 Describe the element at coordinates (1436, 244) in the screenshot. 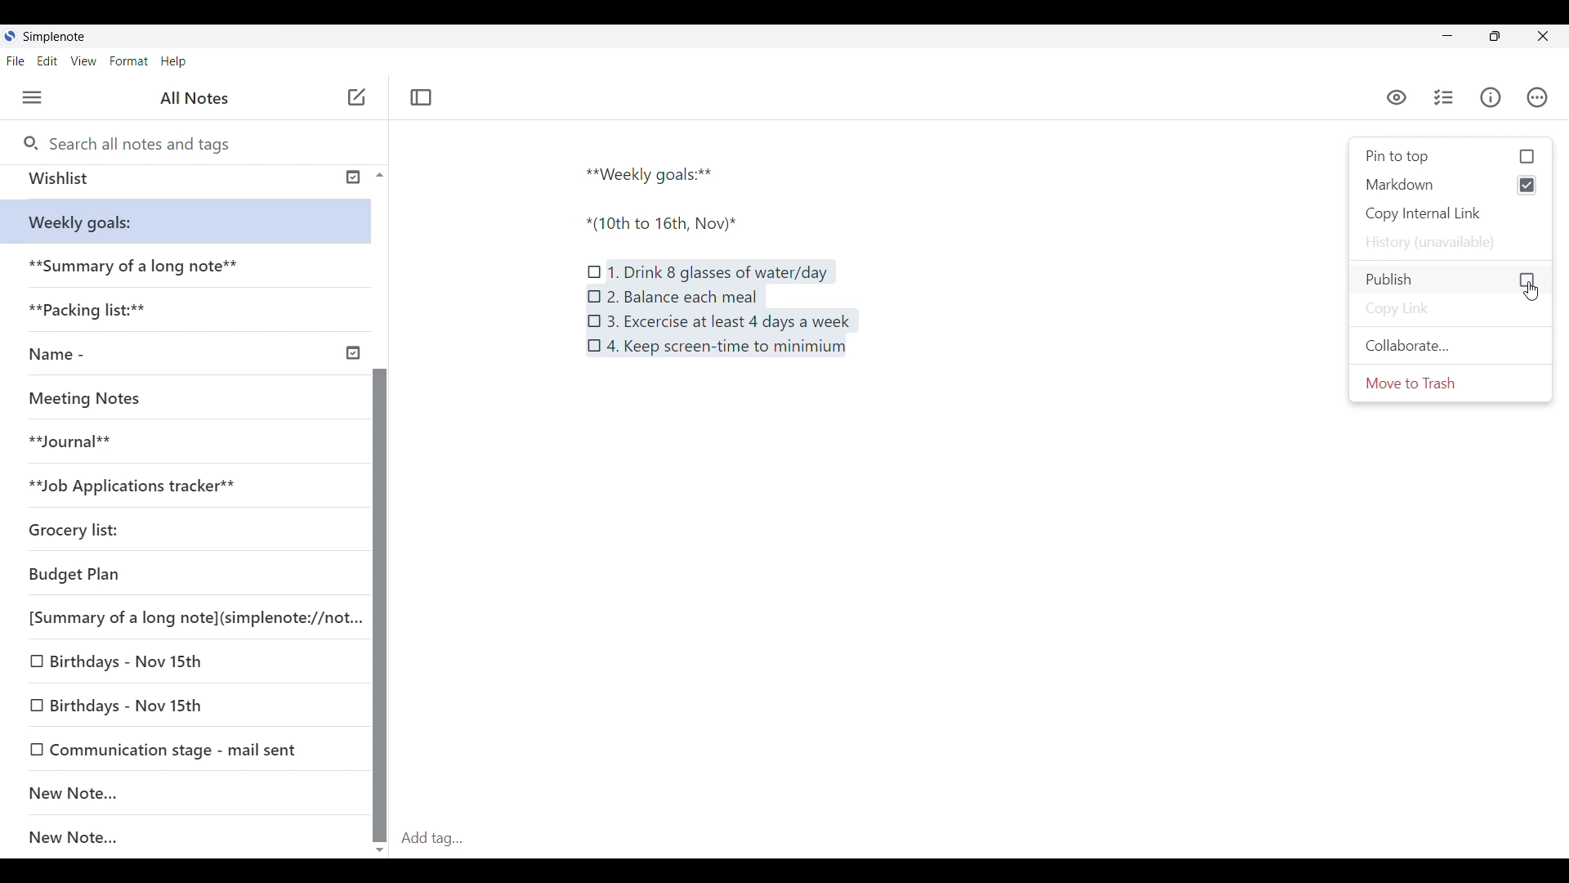

I see `History (unavailable)` at that location.